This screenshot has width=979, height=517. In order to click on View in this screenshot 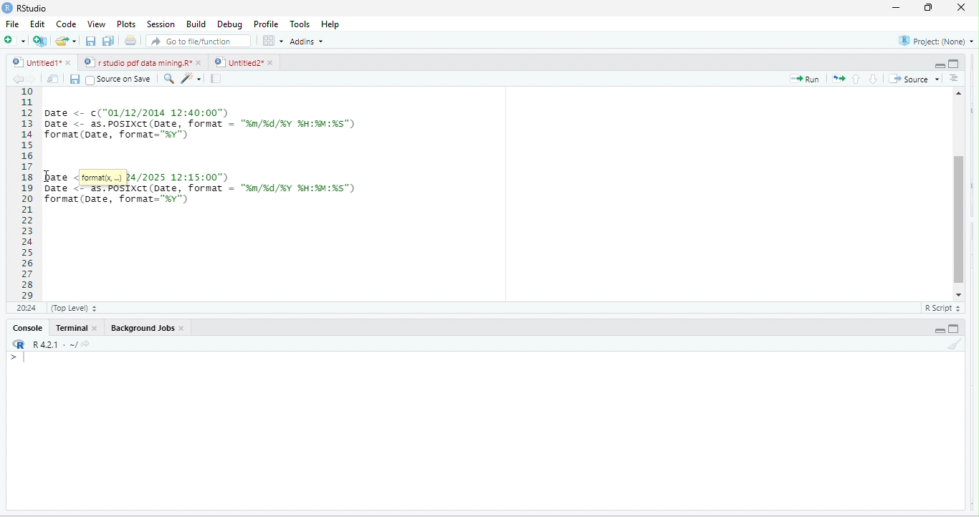, I will do `click(96, 24)`.